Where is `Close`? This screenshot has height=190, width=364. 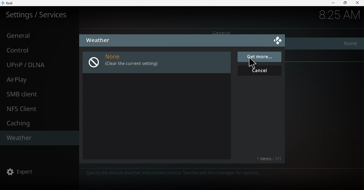
Close is located at coordinates (358, 3).